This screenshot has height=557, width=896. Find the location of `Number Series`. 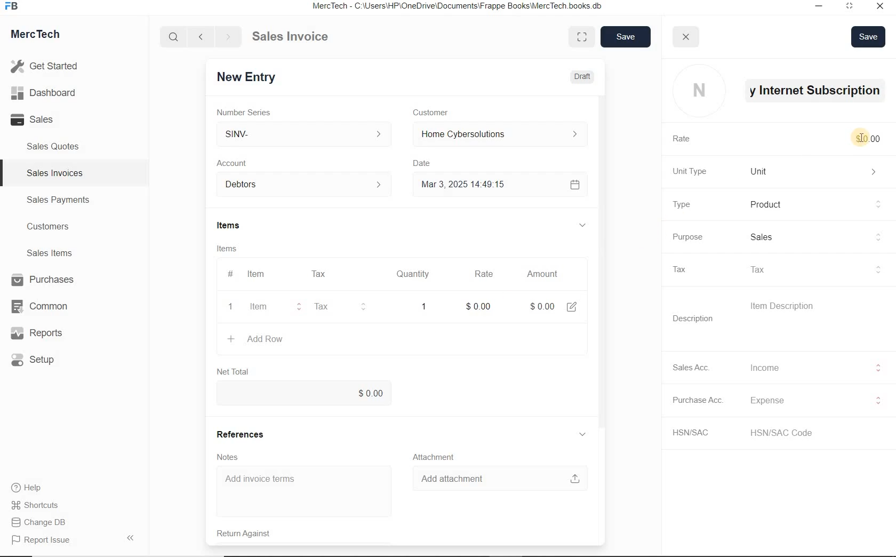

Number Series is located at coordinates (250, 111).